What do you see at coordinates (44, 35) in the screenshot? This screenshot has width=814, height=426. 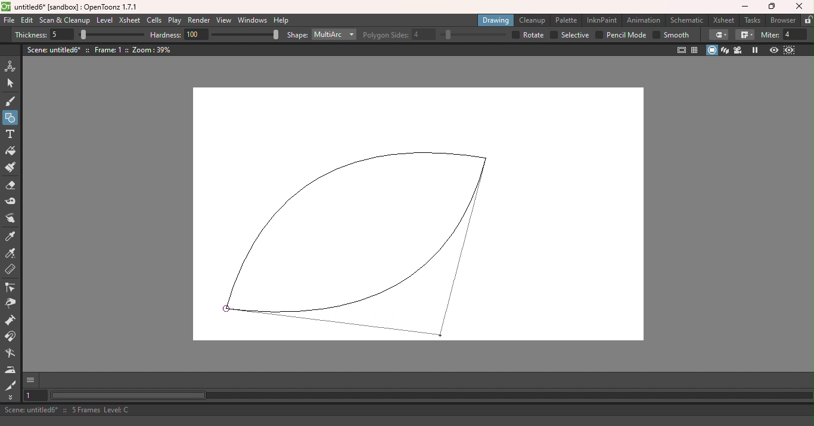 I see `Thickness` at bounding box center [44, 35].